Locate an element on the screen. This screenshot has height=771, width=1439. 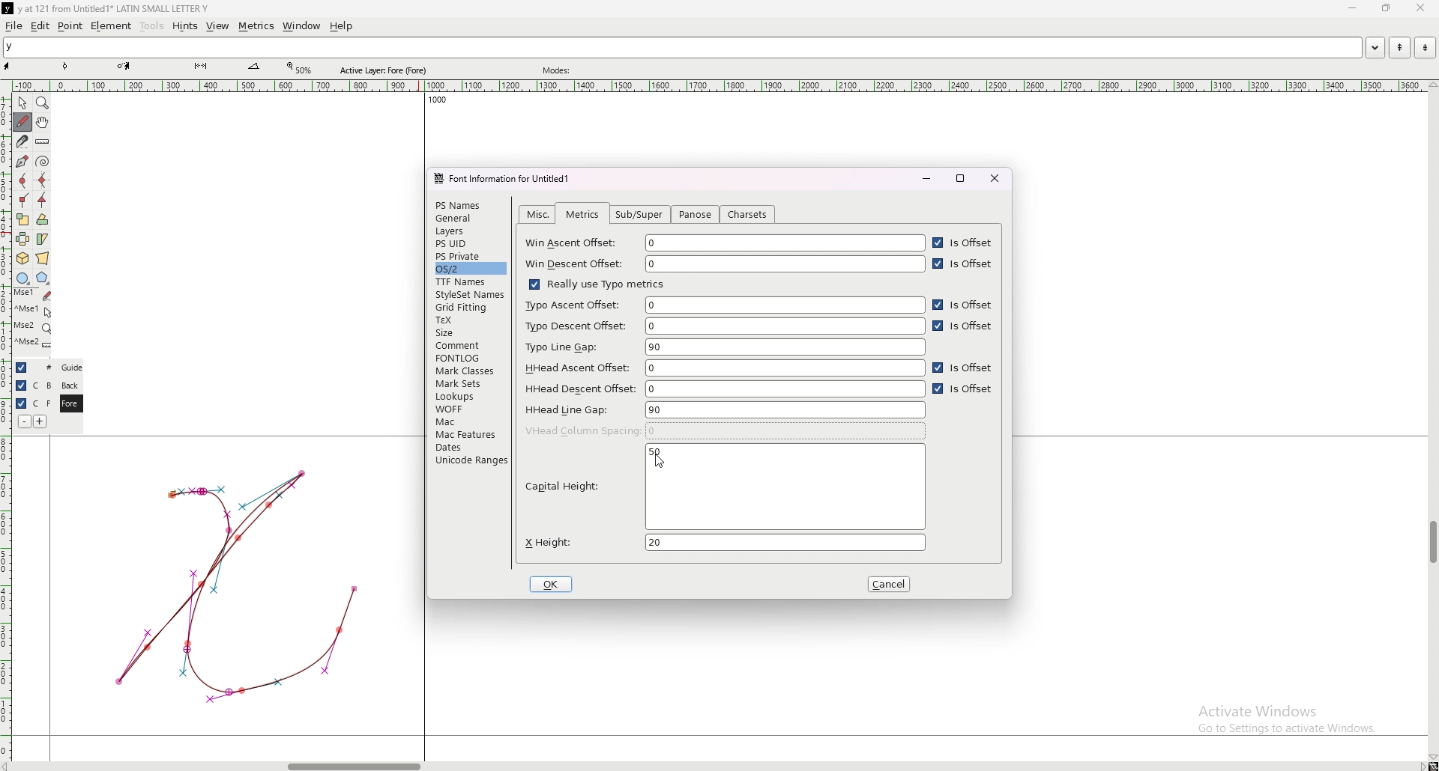
measurement tool is located at coordinates (254, 67).